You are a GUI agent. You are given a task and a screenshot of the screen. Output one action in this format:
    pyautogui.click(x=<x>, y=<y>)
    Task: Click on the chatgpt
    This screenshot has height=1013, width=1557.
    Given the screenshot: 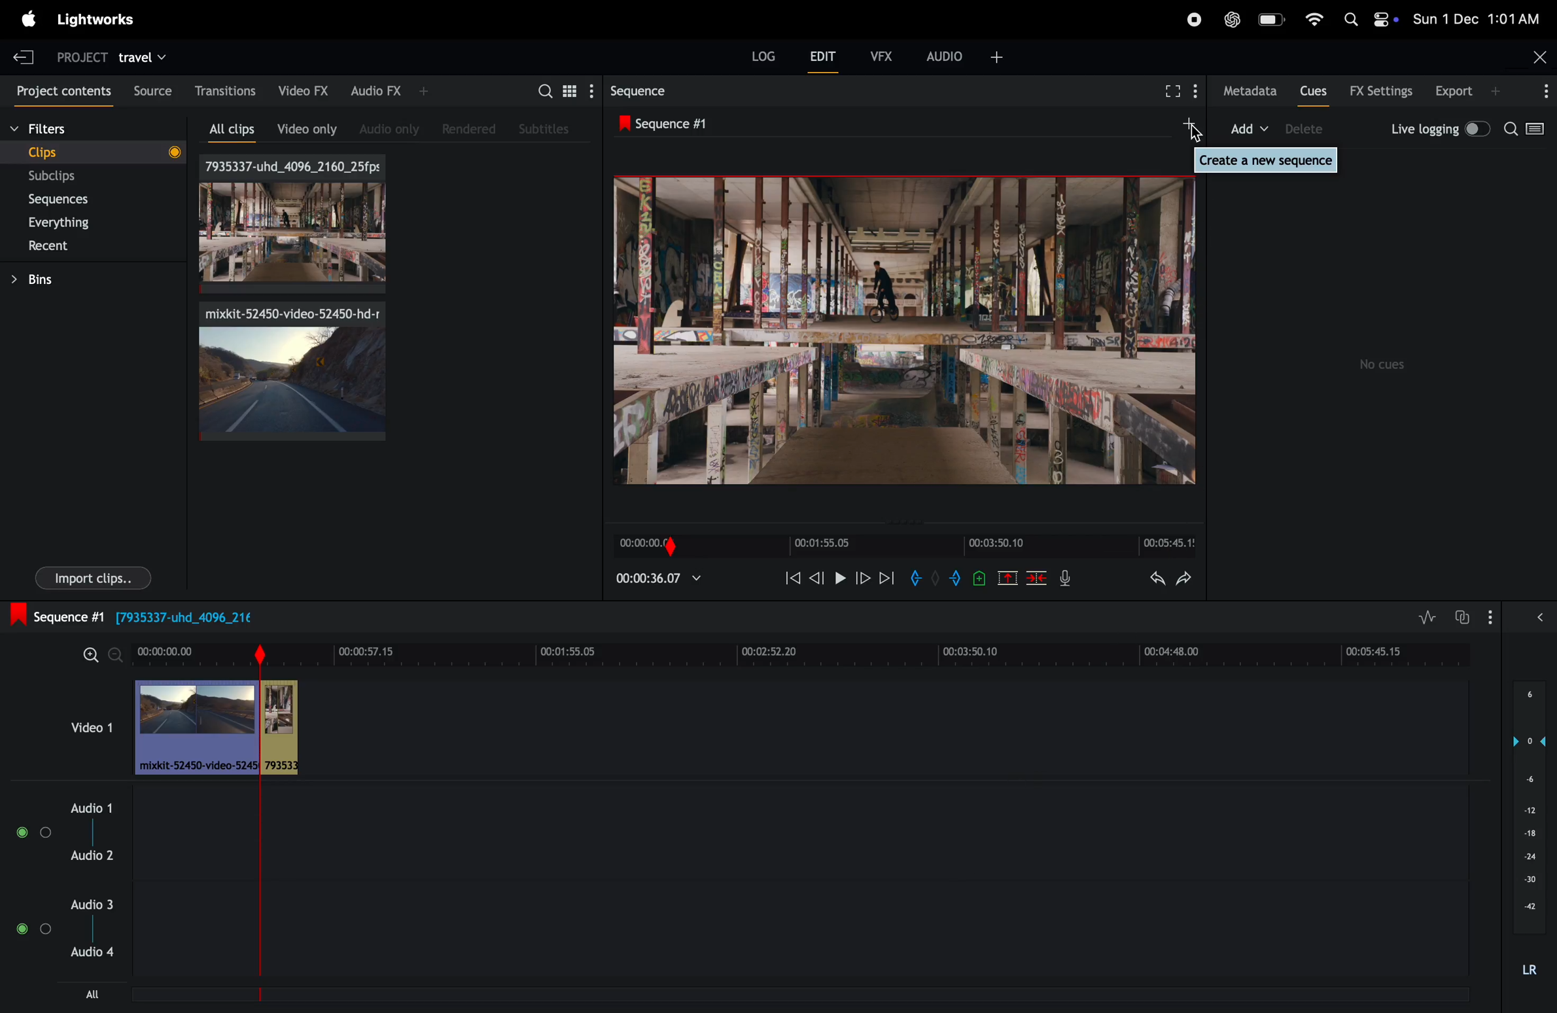 What is the action you would take?
    pyautogui.click(x=1233, y=20)
    